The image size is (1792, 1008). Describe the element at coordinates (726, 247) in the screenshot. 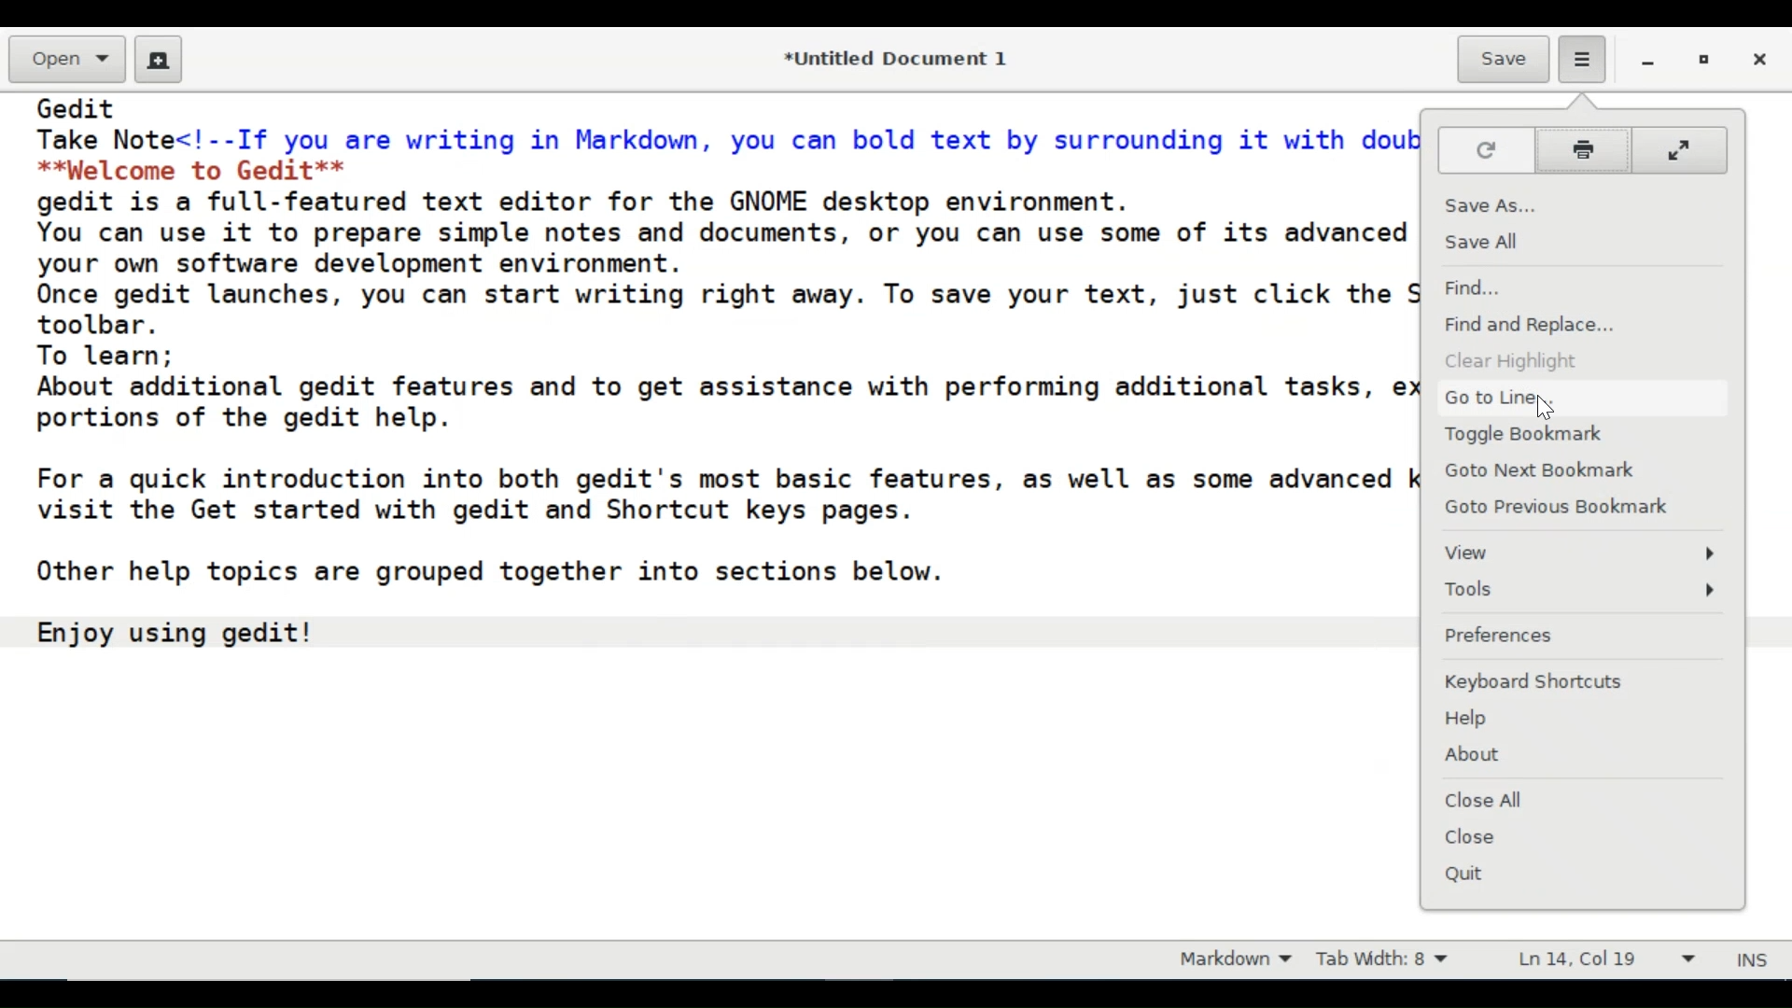

I see `You can use it to prepare simple notes and documents, or you can use some of its advanced features, making it
your own software development environment.` at that location.